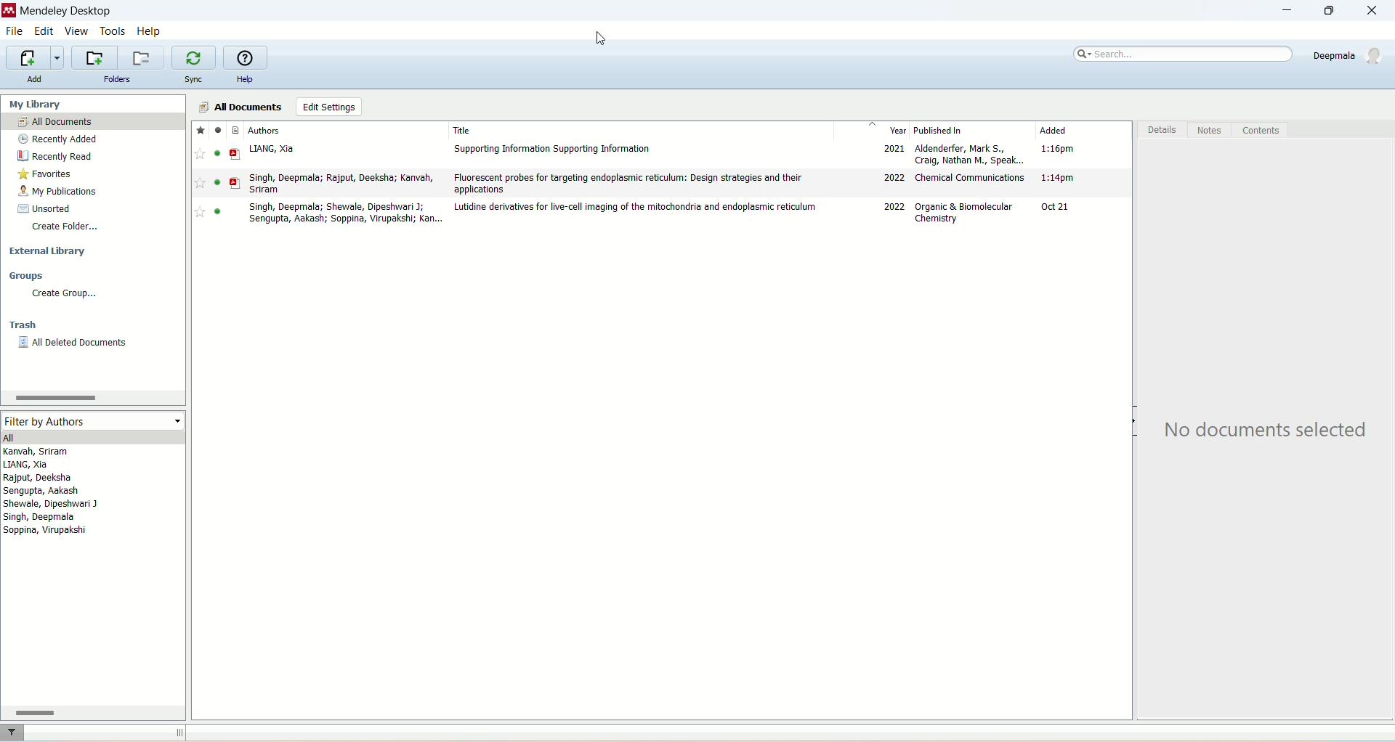 The image size is (1395, 742). What do you see at coordinates (92, 58) in the screenshot?
I see `create a new folder` at bounding box center [92, 58].